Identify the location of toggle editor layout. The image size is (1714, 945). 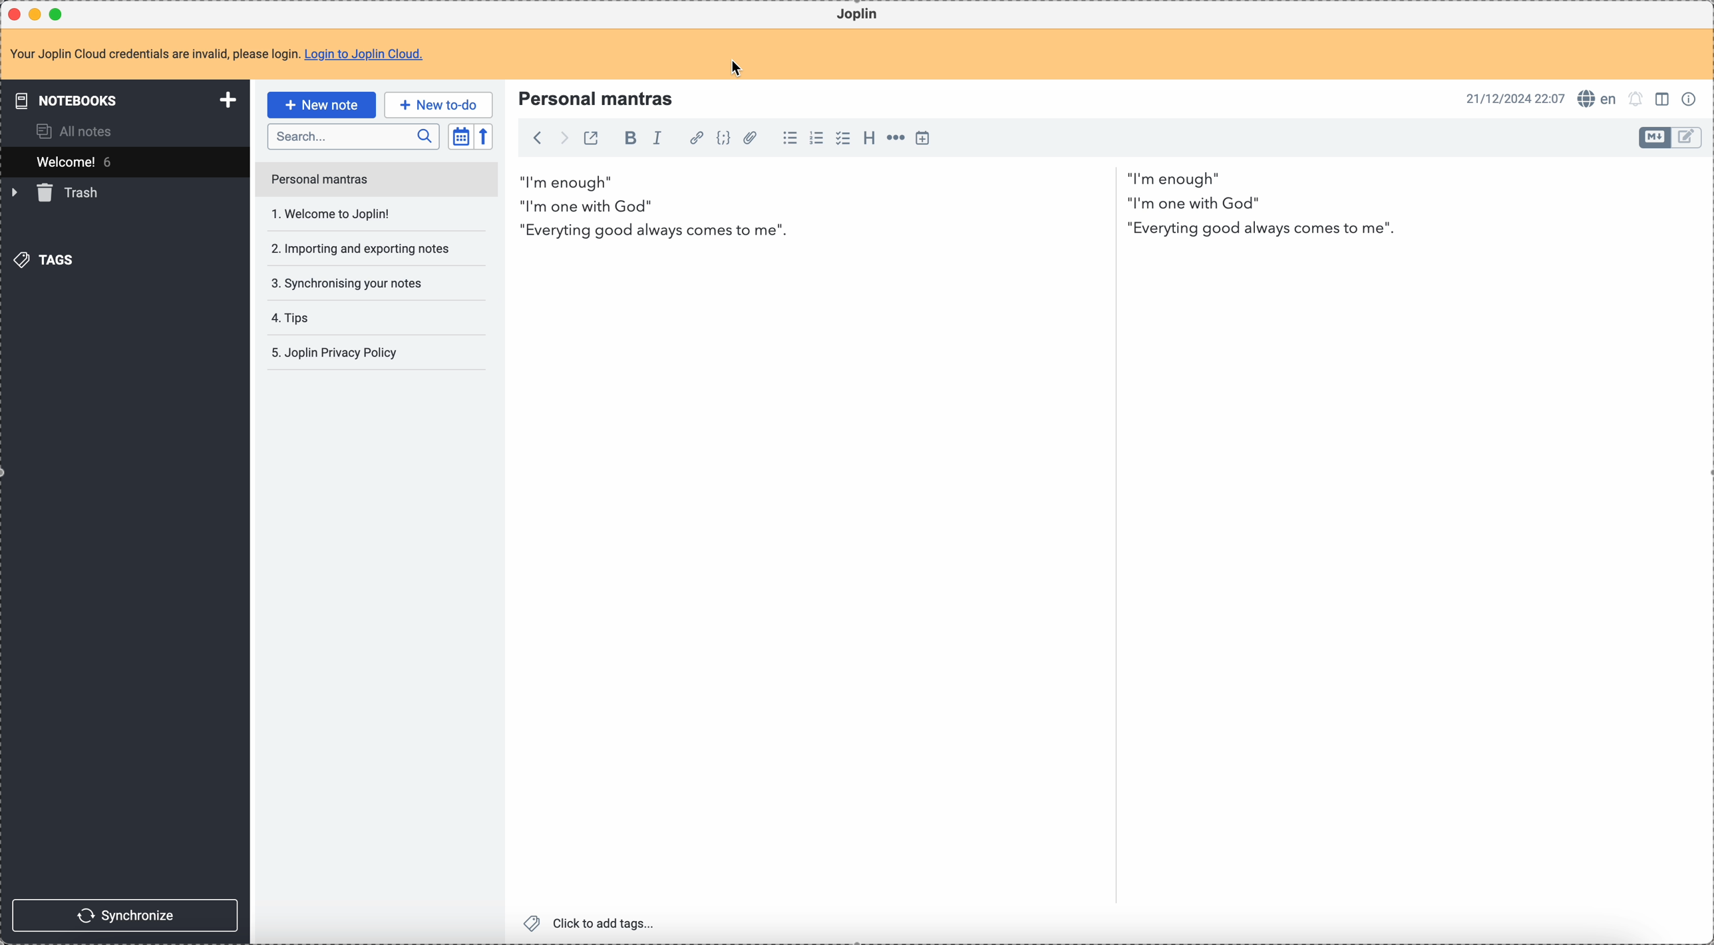
(1656, 138).